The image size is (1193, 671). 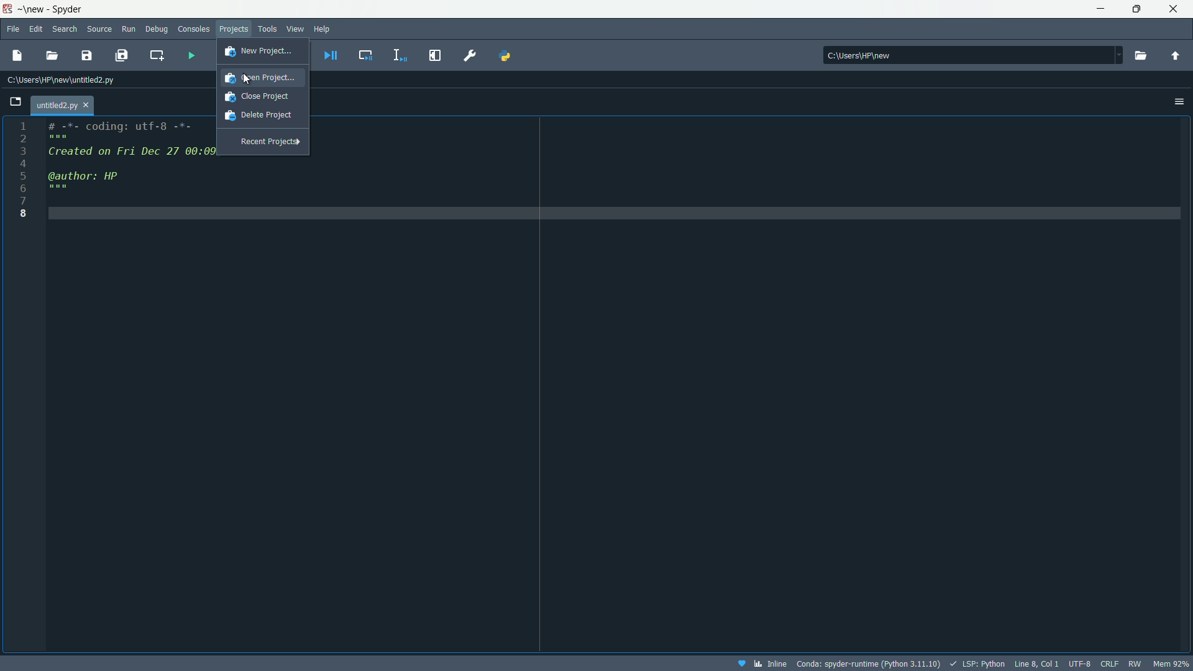 I want to click on interpreter, so click(x=870, y=663).